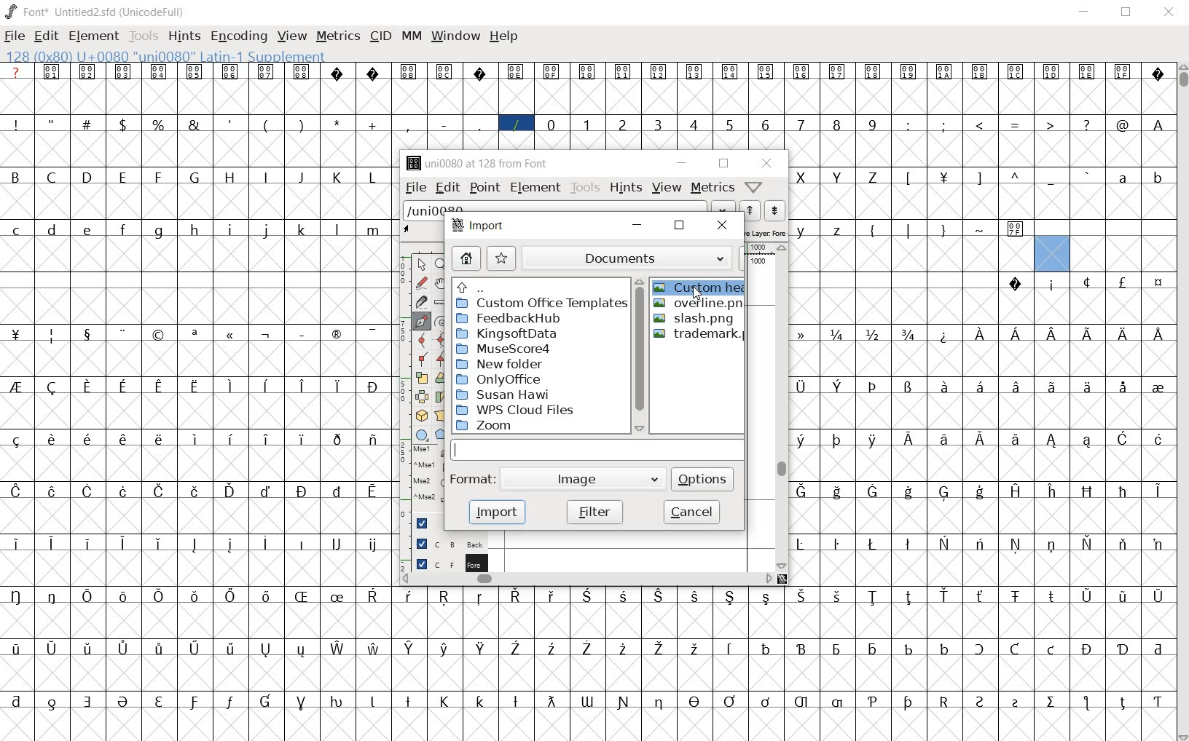  Describe the element at coordinates (980, 124) in the screenshot. I see `glyph` at that location.